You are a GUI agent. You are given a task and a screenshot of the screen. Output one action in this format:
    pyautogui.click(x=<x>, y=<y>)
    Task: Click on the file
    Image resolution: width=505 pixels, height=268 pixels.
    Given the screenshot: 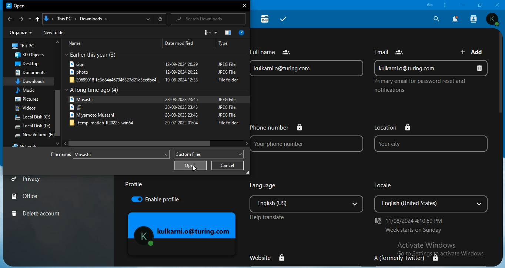 What is the action you would take?
    pyautogui.click(x=121, y=154)
    